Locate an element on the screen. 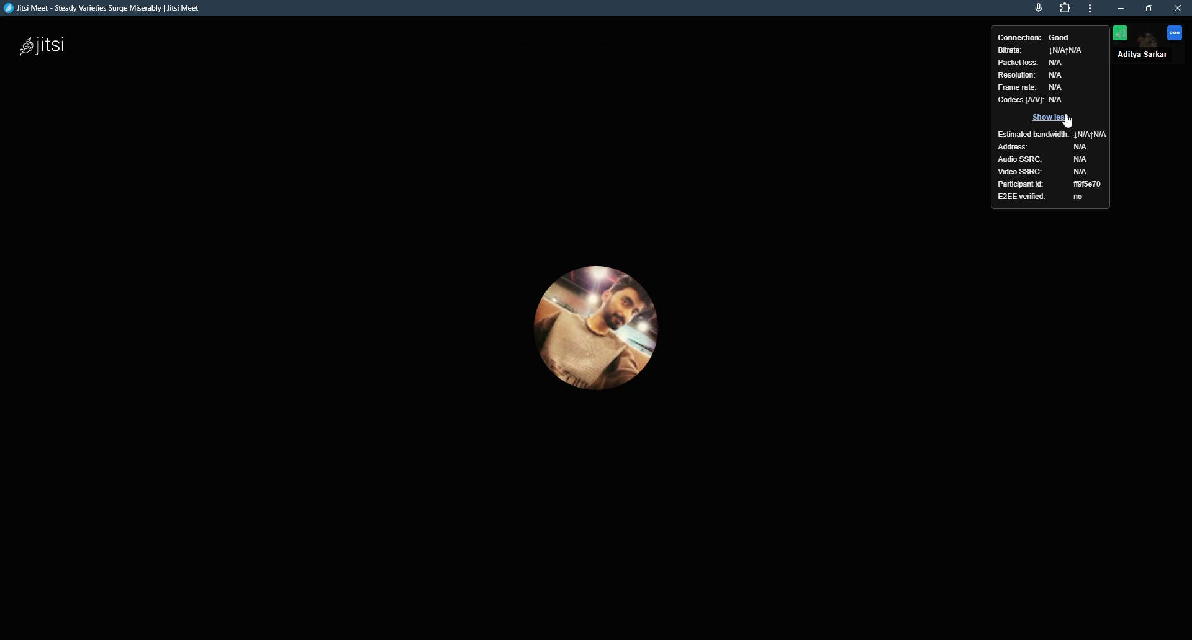  connection is located at coordinates (1121, 33).